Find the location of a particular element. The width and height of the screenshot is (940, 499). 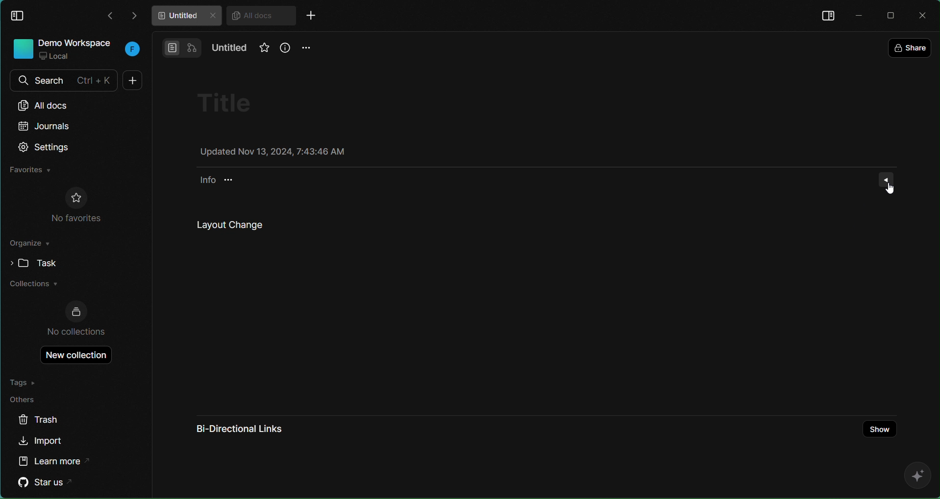

Untitled is located at coordinates (230, 48).